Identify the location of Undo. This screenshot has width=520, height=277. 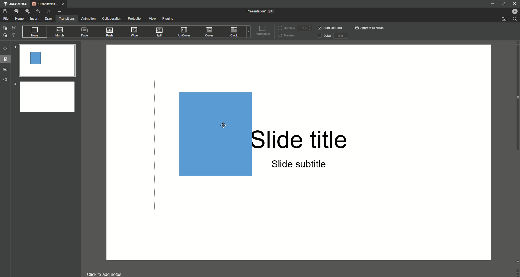
(38, 11).